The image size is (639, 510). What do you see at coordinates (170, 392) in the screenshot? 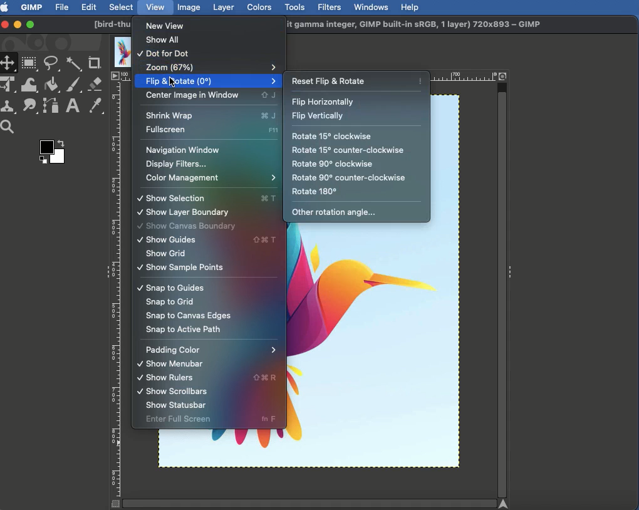
I see `Show scrollbars` at bounding box center [170, 392].